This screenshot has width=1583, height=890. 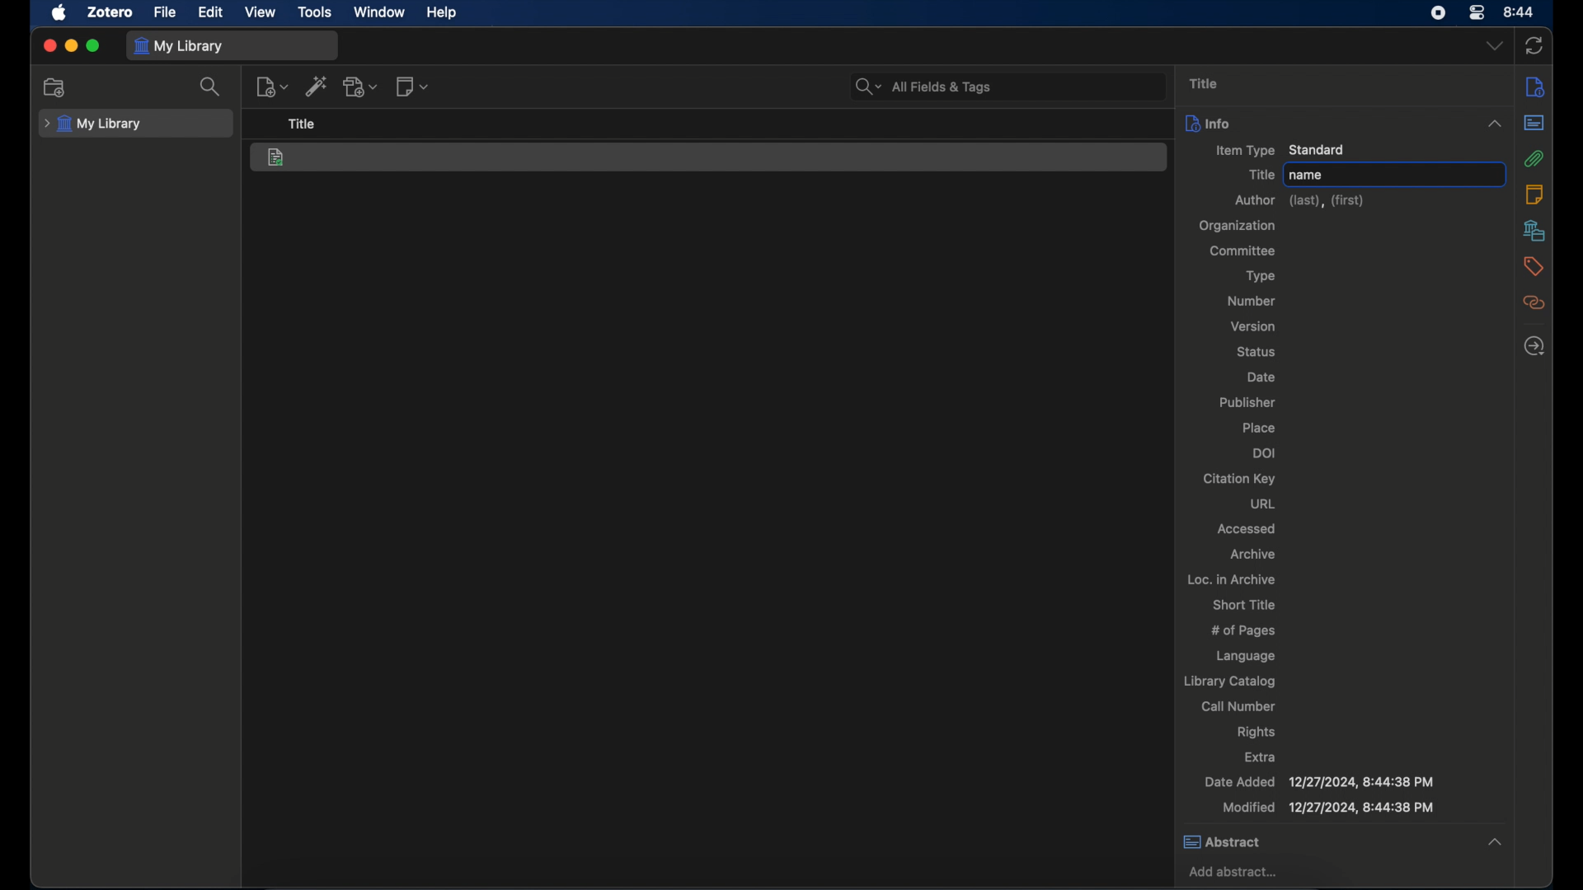 What do you see at coordinates (1258, 377) in the screenshot?
I see `date` at bounding box center [1258, 377].